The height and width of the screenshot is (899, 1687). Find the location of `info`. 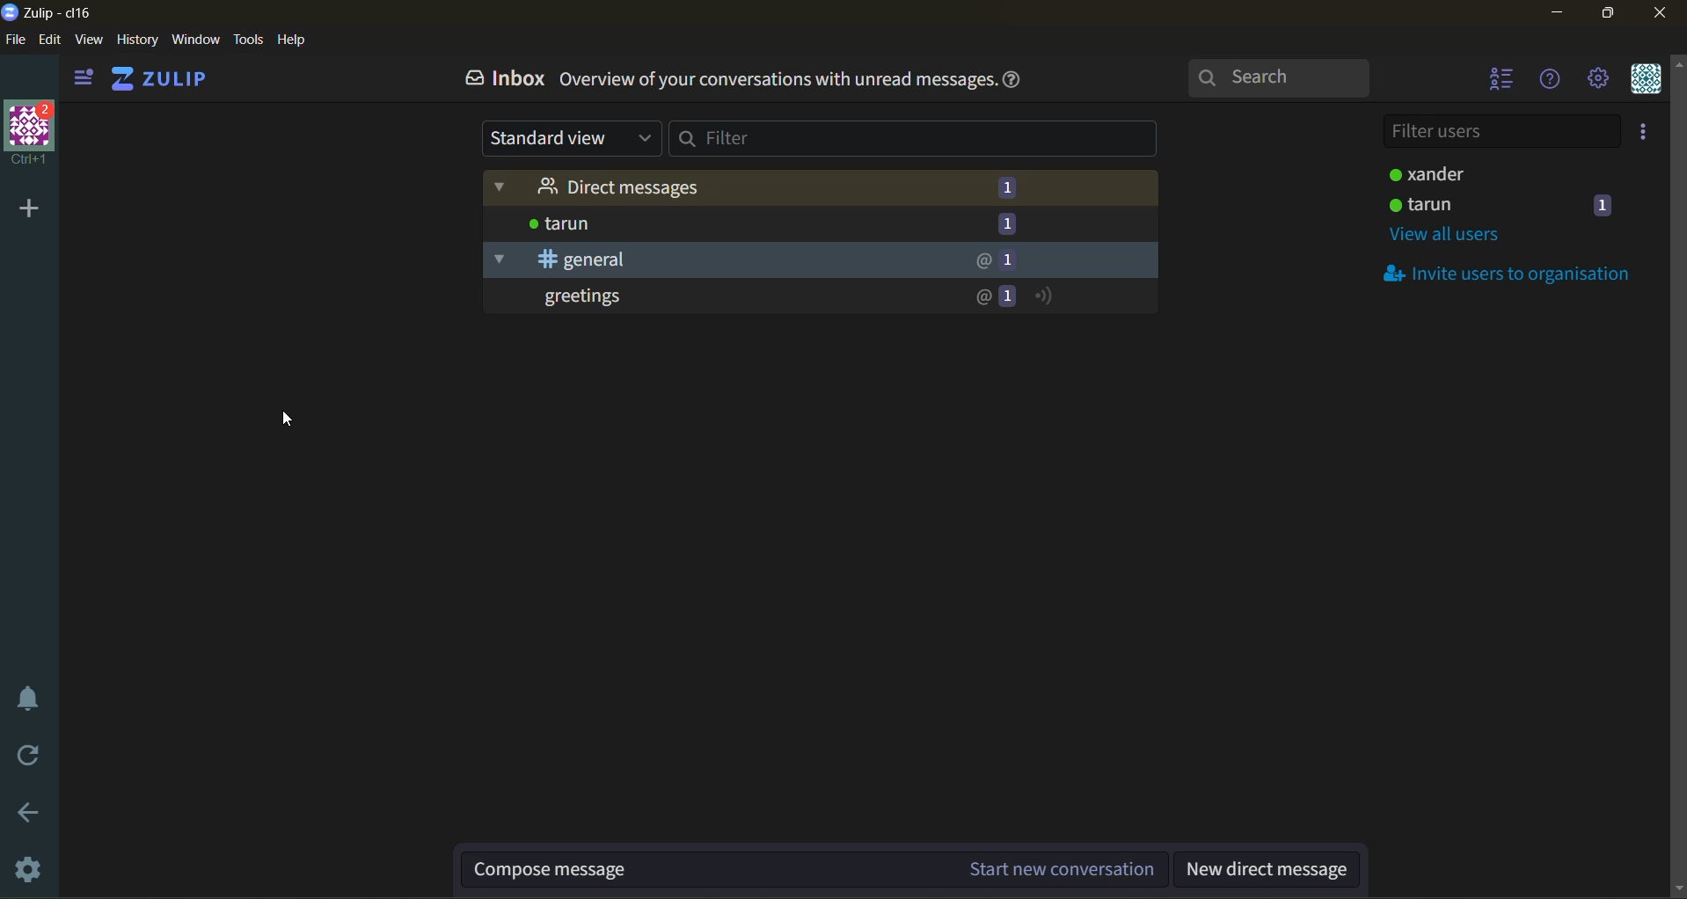

info is located at coordinates (1019, 82).